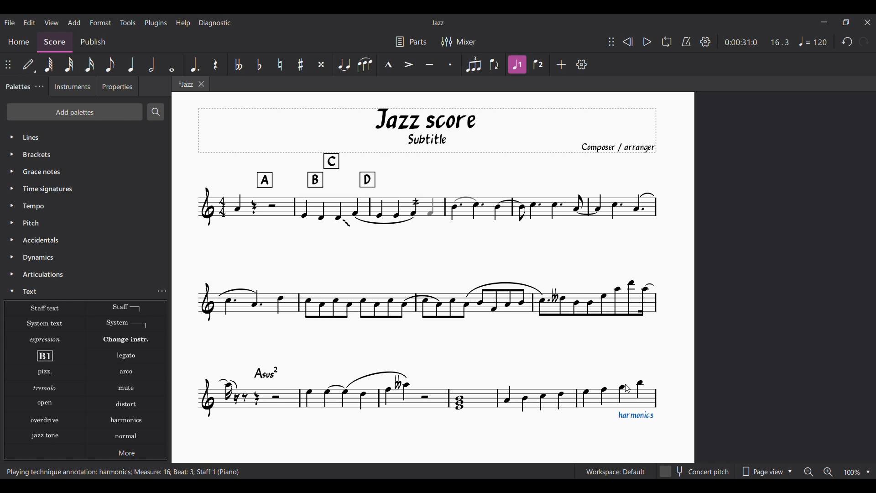 The height and width of the screenshot is (493, 876). I want to click on Harmonics, so click(132, 422).